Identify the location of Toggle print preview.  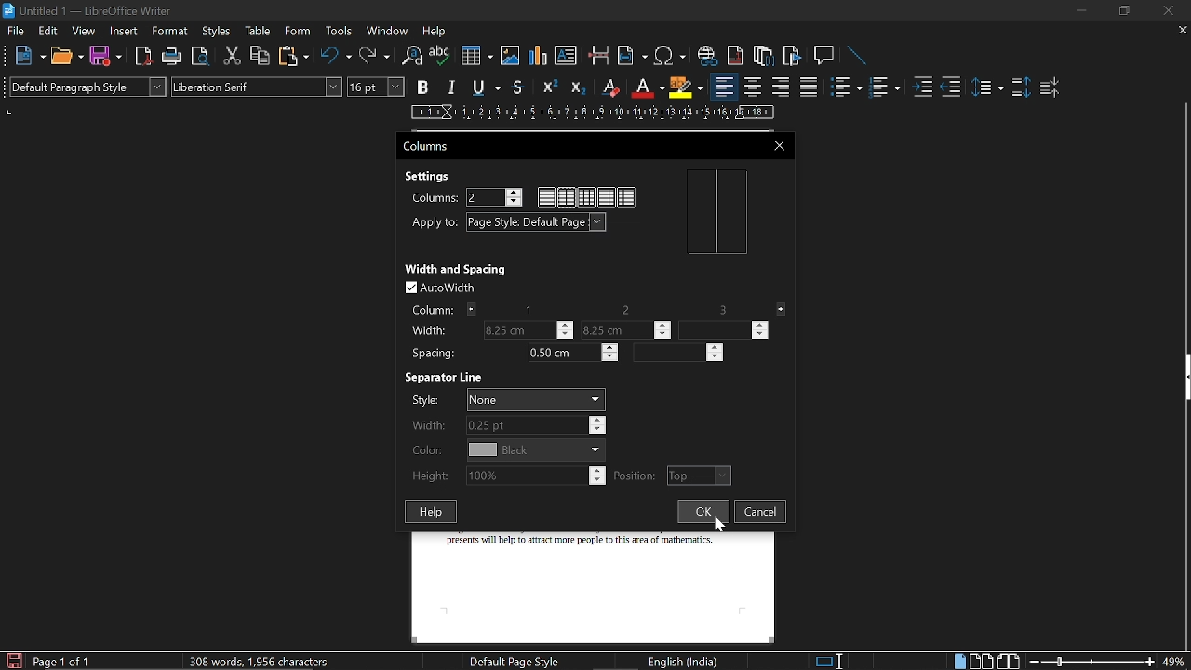
(203, 58).